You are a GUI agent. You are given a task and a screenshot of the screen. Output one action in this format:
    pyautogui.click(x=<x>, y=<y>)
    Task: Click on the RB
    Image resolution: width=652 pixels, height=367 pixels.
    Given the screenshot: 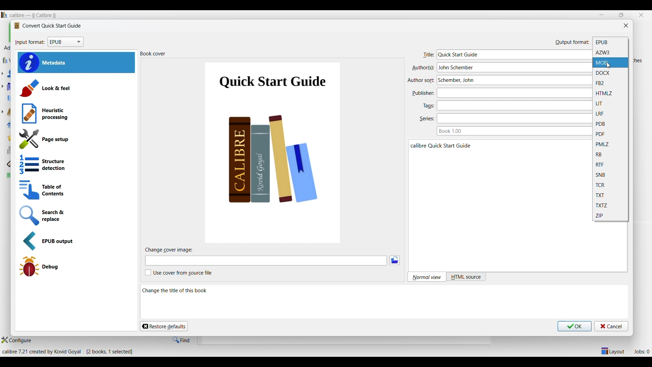 What is the action you would take?
    pyautogui.click(x=611, y=154)
    